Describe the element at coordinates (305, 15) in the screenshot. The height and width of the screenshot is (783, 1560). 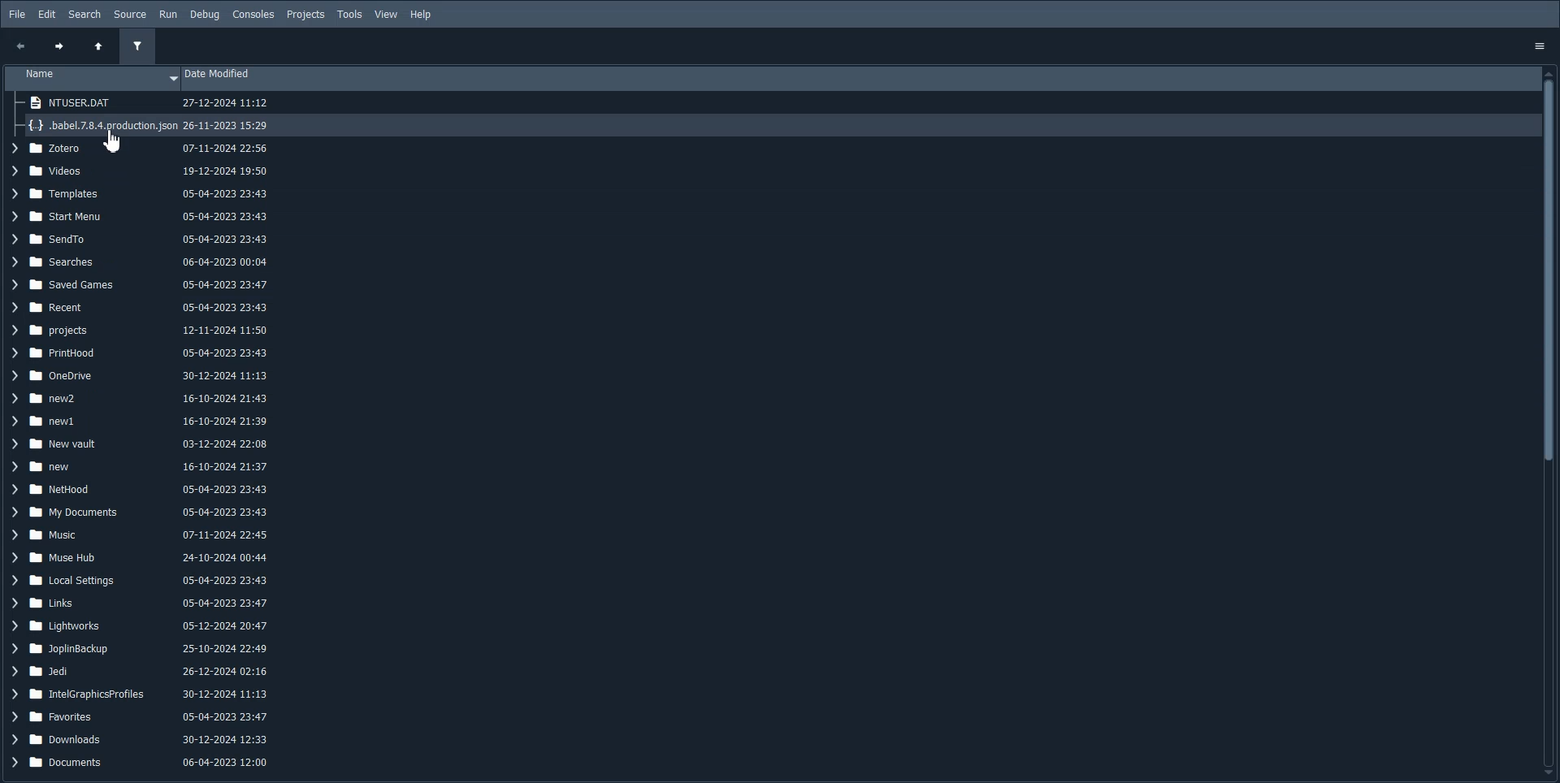
I see `Projects` at that location.